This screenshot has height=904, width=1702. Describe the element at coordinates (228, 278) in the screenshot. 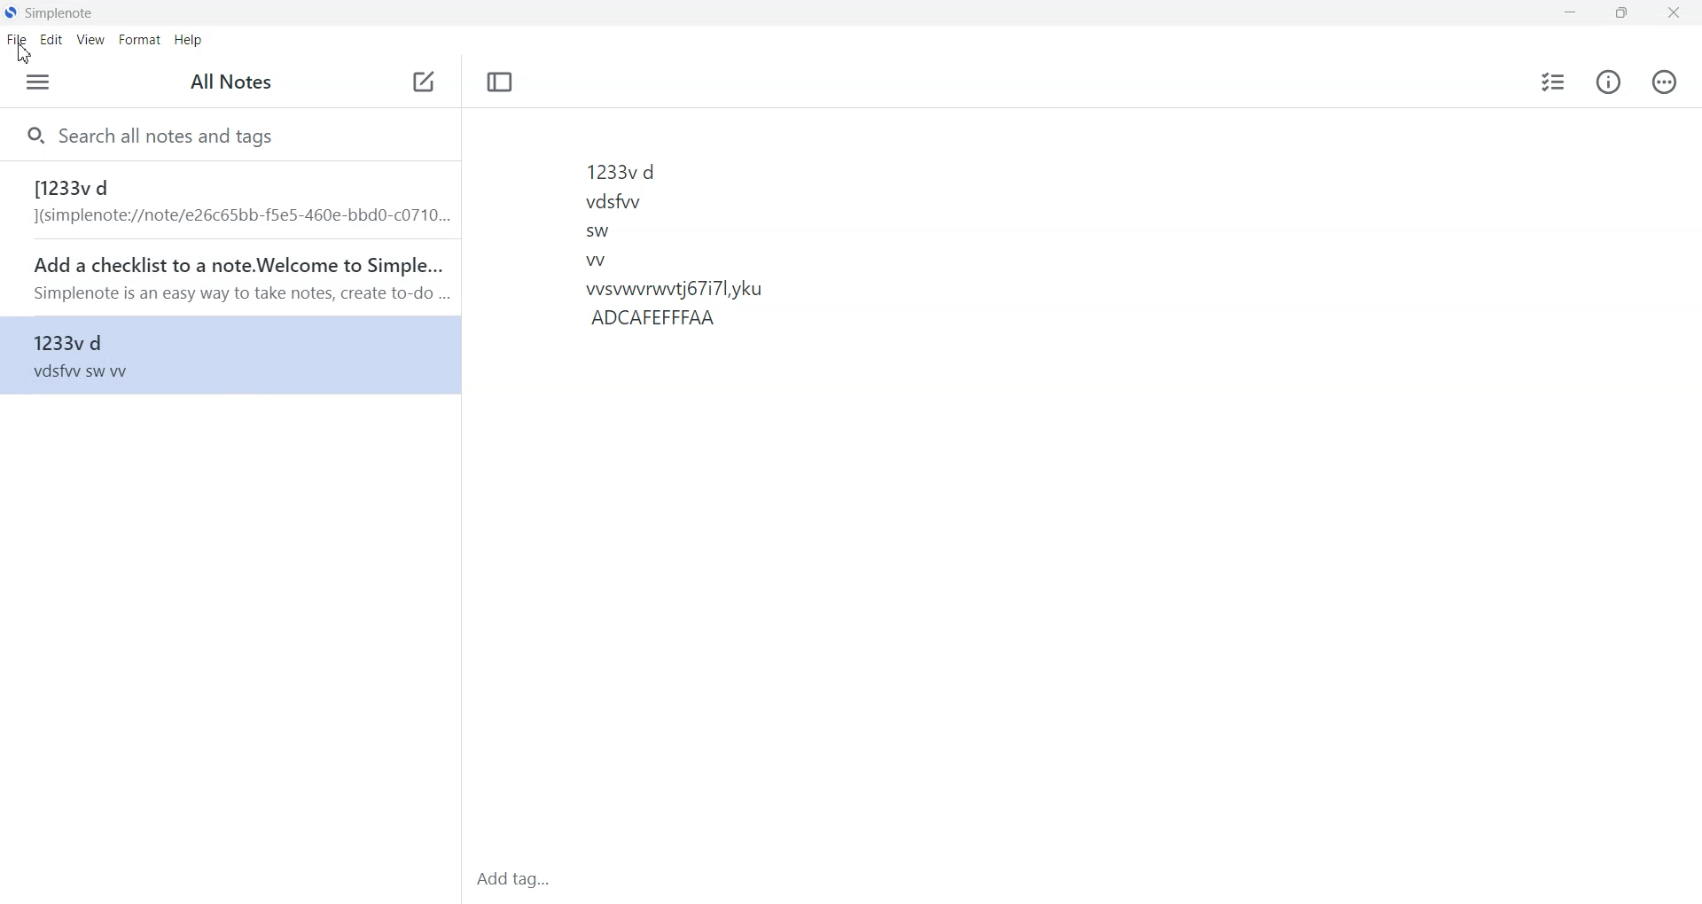

I see ` Add a checklist to a note. Welcome to Simple` at that location.